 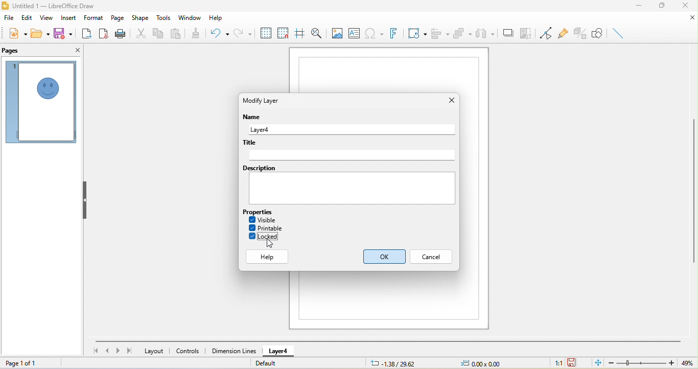 What do you see at coordinates (595, 363) in the screenshot?
I see `fit to the current window` at bounding box center [595, 363].